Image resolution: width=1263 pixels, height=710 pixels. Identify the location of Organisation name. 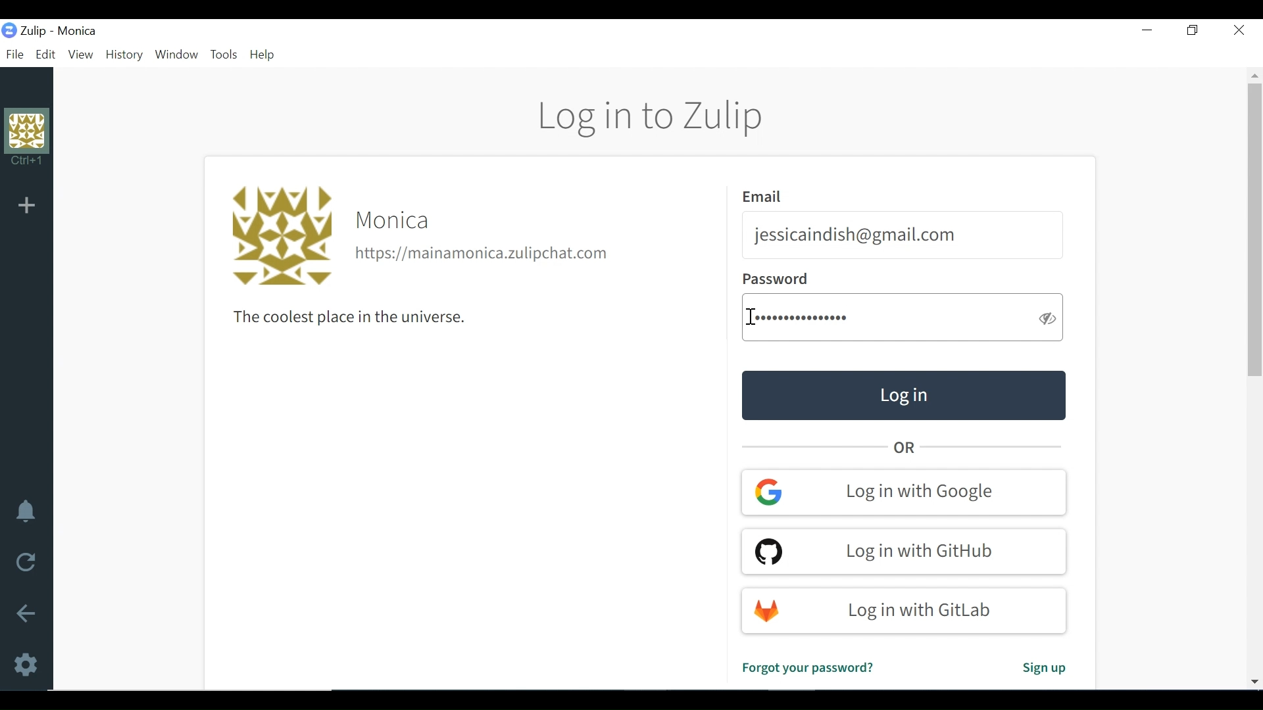
(78, 32).